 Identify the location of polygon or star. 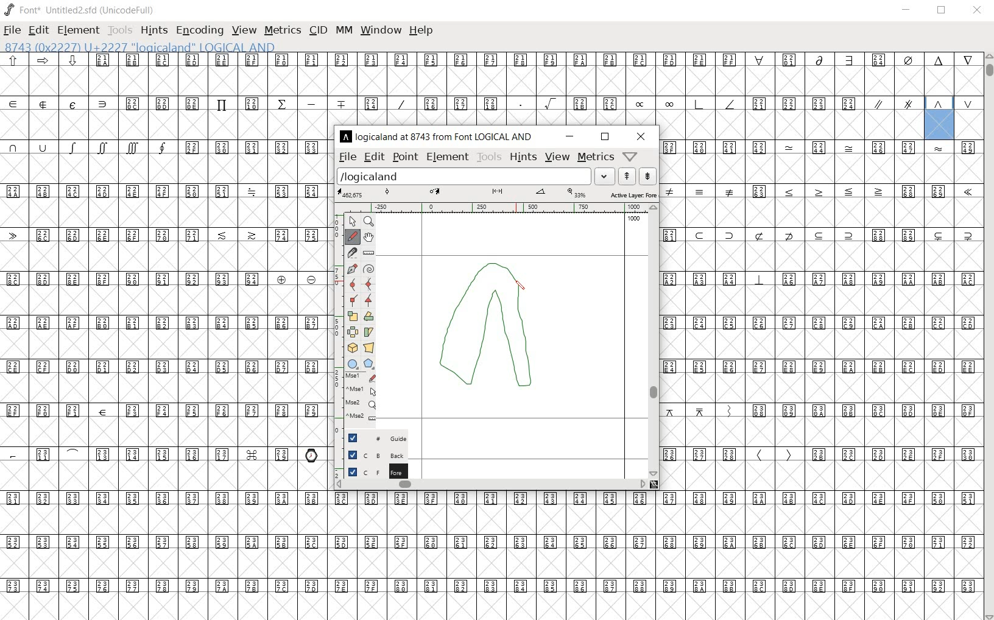
(369, 364).